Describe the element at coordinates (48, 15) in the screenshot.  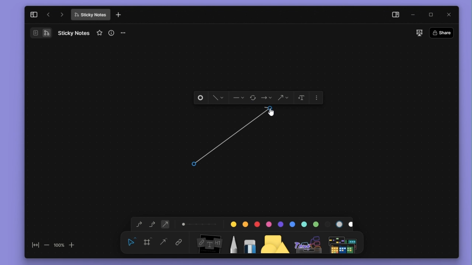
I see `go back` at that location.